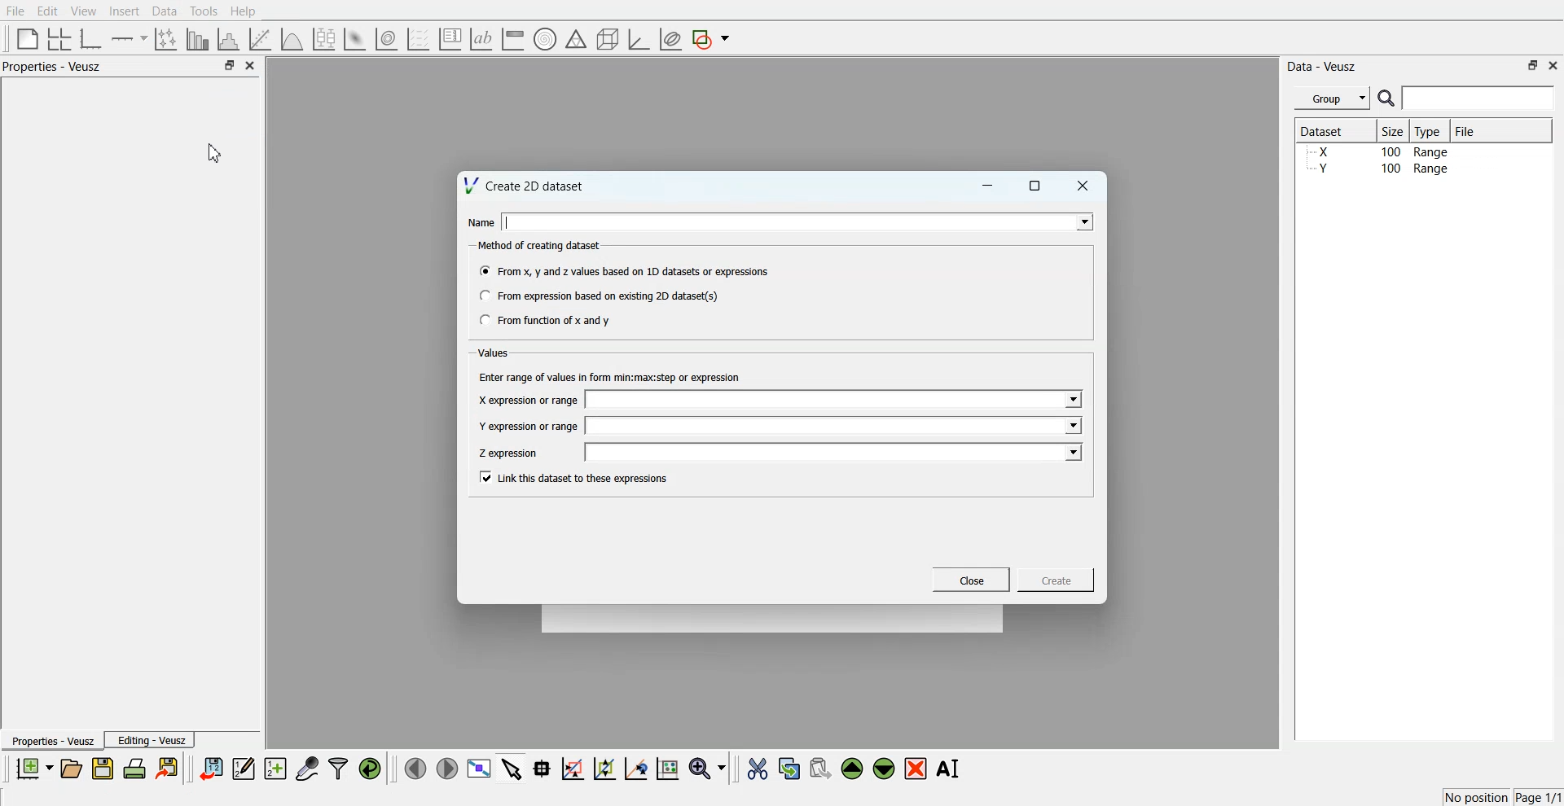  I want to click on Cursor, so click(215, 153).